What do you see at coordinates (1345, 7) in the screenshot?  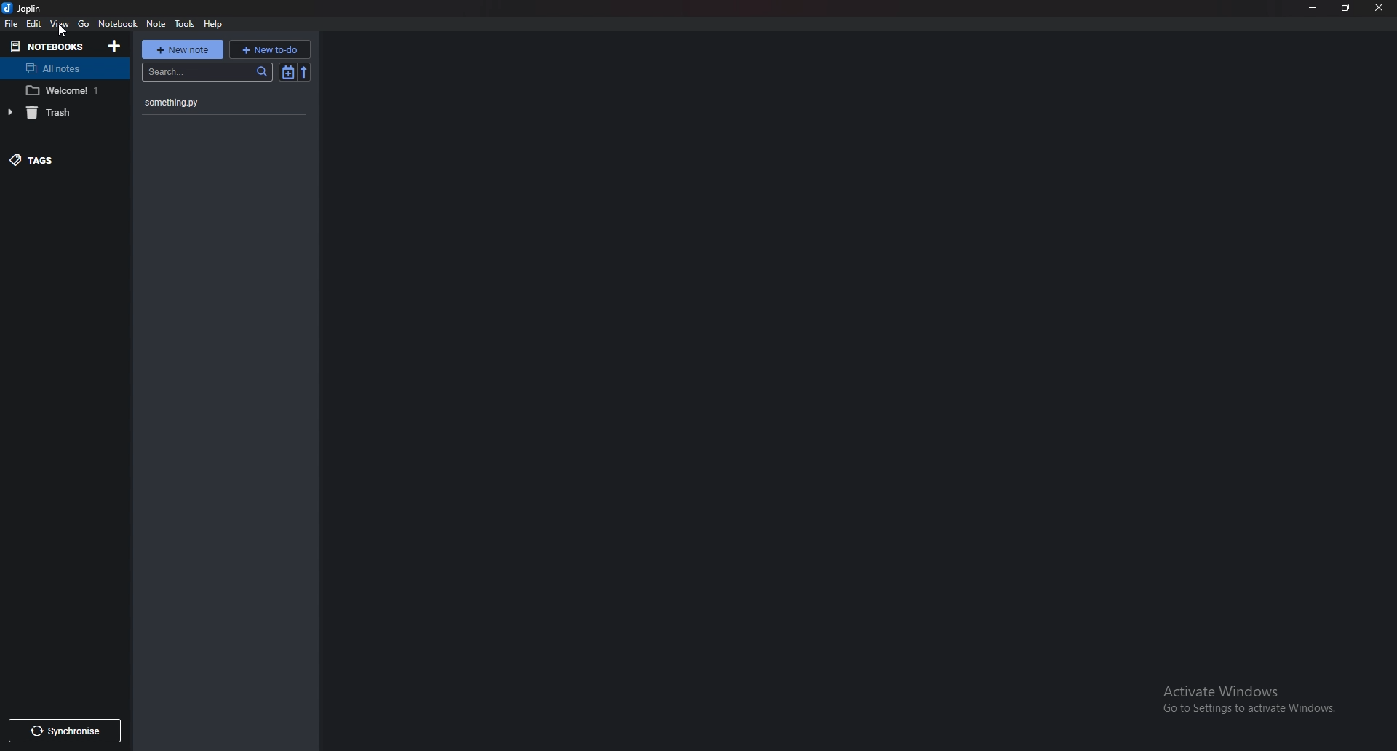 I see `Resize` at bounding box center [1345, 7].